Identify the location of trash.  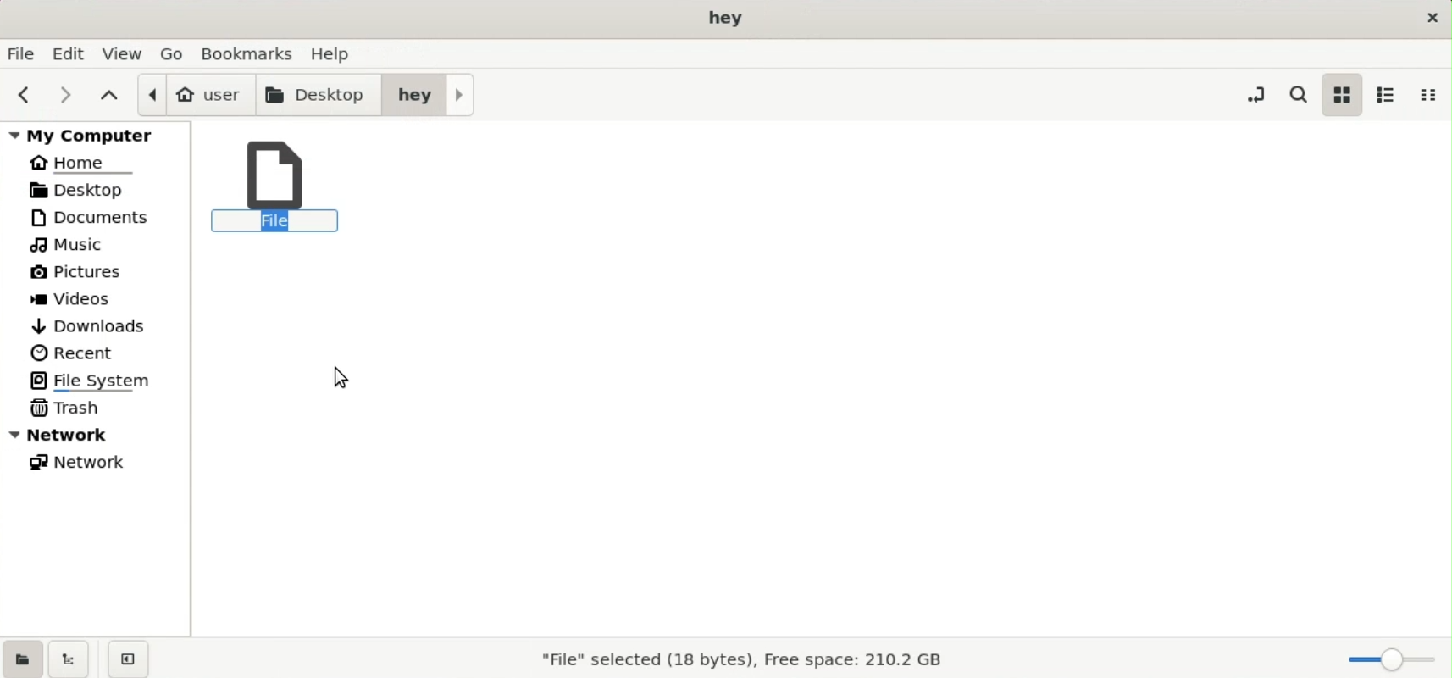
(69, 407).